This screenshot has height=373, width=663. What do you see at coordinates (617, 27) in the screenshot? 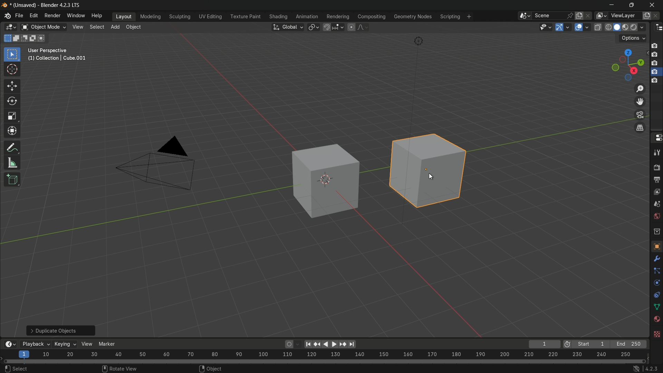
I see `solid display` at bounding box center [617, 27].